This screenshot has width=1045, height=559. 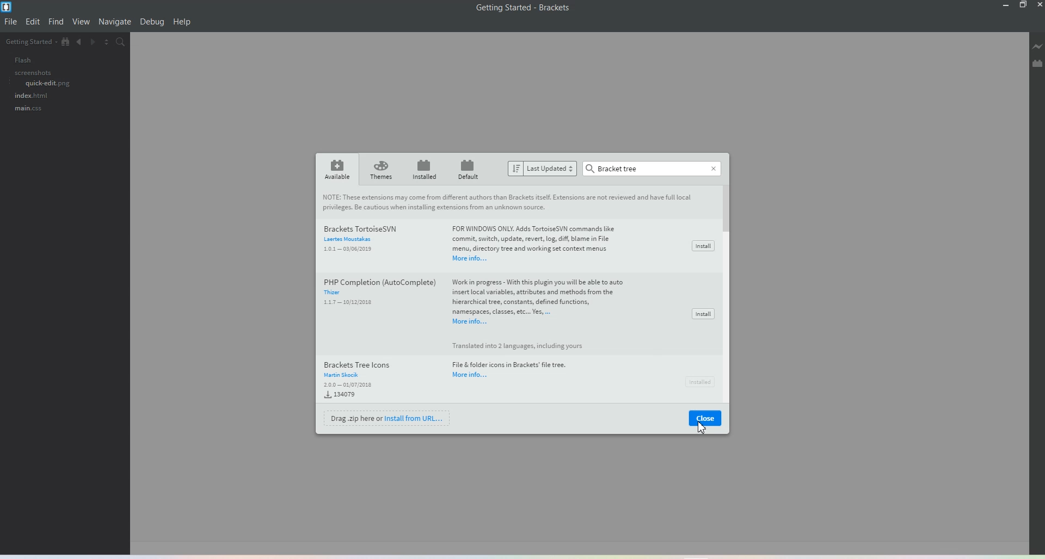 I want to click on Install, so click(x=702, y=246).